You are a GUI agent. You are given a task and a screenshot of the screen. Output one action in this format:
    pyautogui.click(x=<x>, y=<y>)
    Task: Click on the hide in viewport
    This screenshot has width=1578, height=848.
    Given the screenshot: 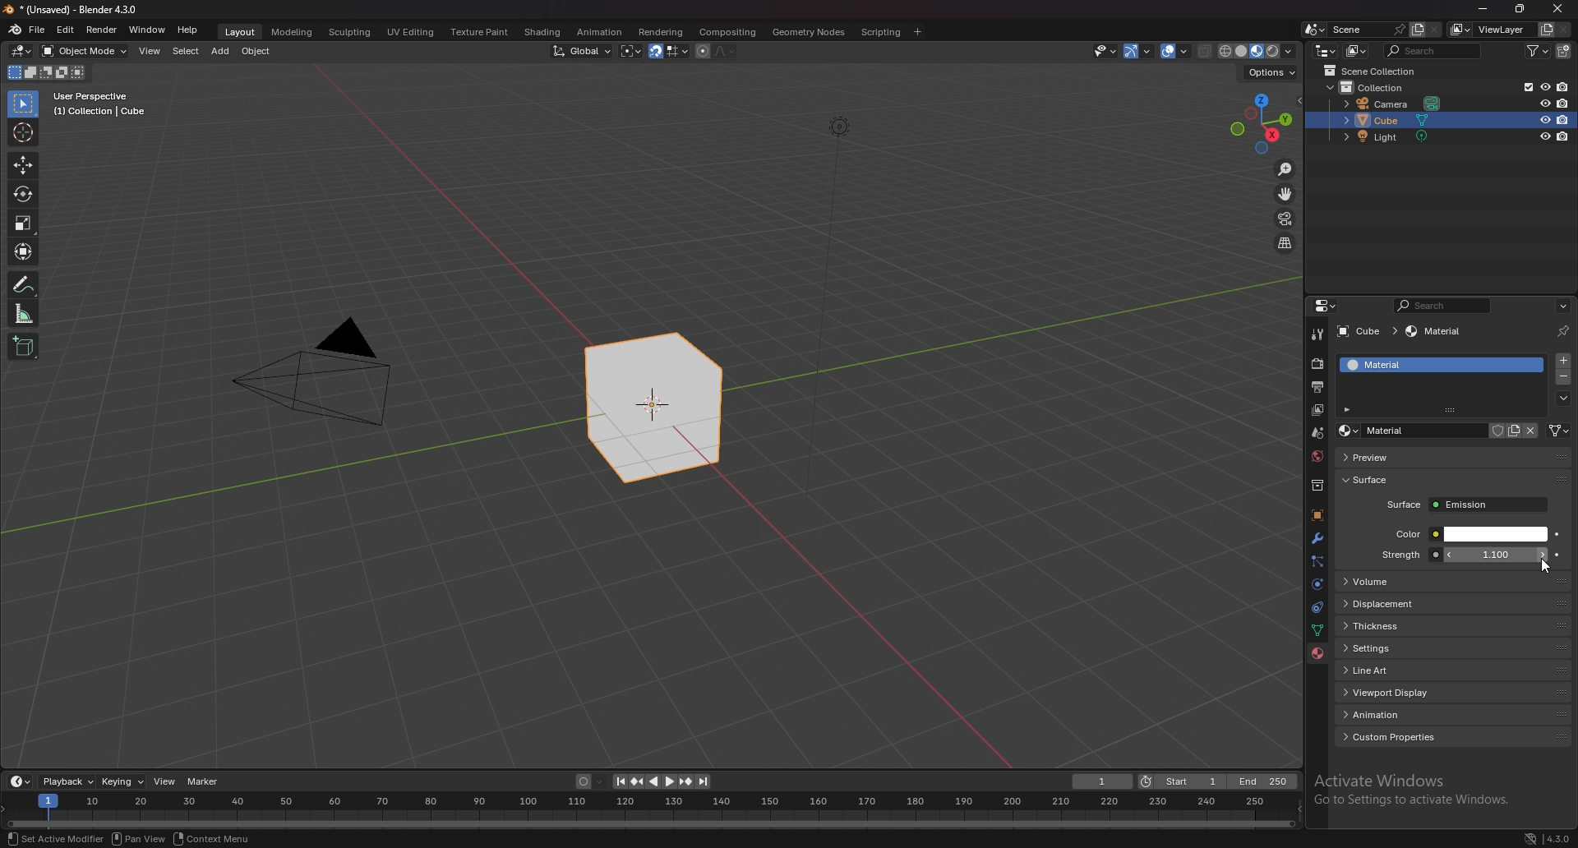 What is the action you would take?
    pyautogui.click(x=1545, y=85)
    